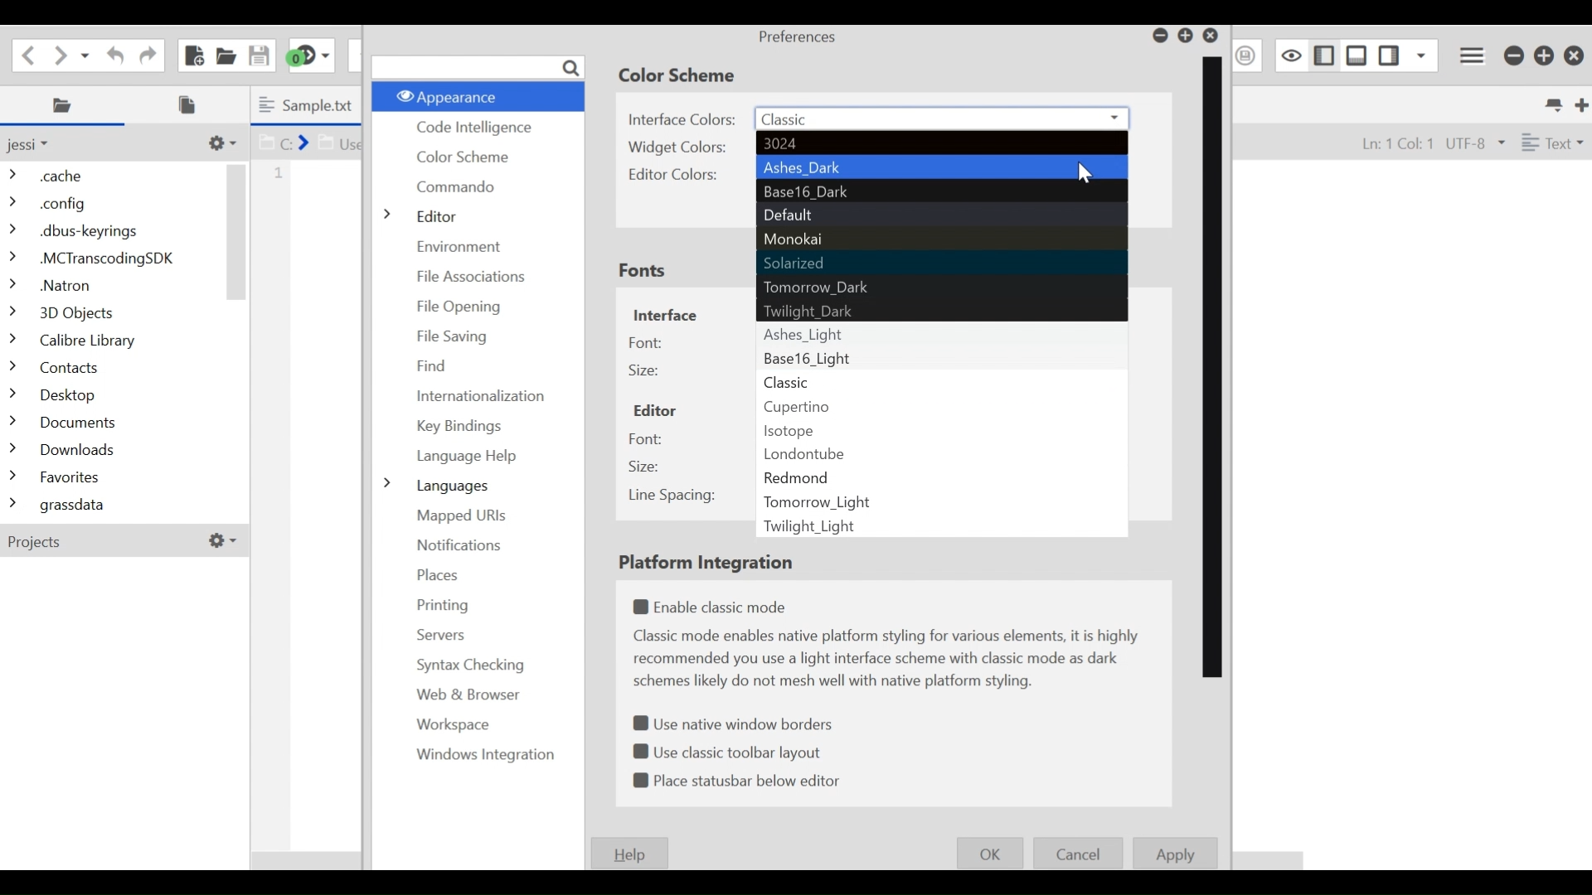 The image size is (1592, 895). I want to click on Show/Hide Bottom Pane, so click(1357, 55).